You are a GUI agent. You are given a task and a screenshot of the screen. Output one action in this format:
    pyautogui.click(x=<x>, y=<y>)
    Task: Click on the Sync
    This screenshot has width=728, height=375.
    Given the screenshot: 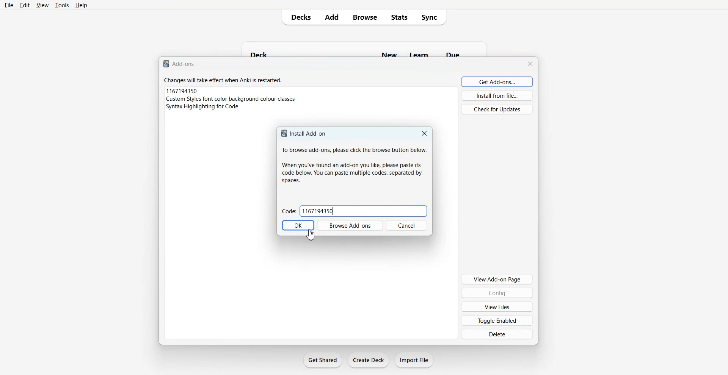 What is the action you would take?
    pyautogui.click(x=433, y=17)
    